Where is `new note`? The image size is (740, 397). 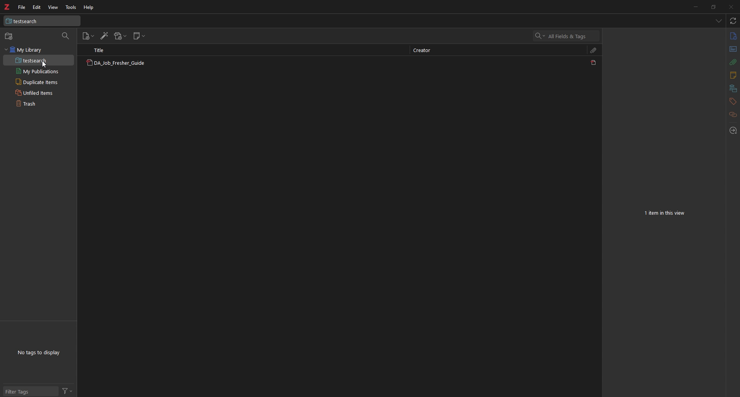 new note is located at coordinates (139, 36).